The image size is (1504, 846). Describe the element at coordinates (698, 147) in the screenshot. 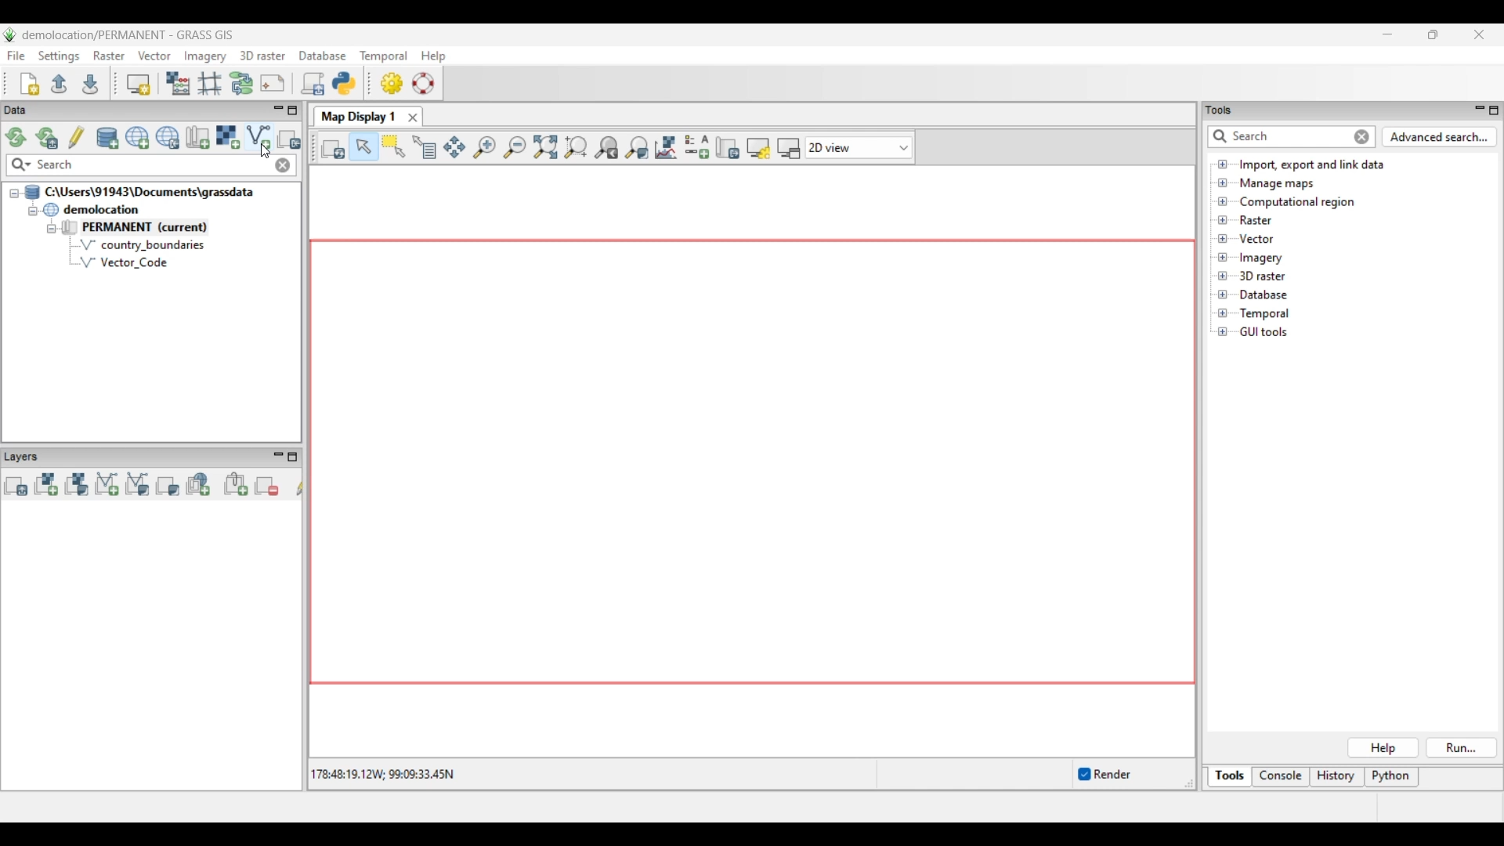

I see `Add map elements` at that location.